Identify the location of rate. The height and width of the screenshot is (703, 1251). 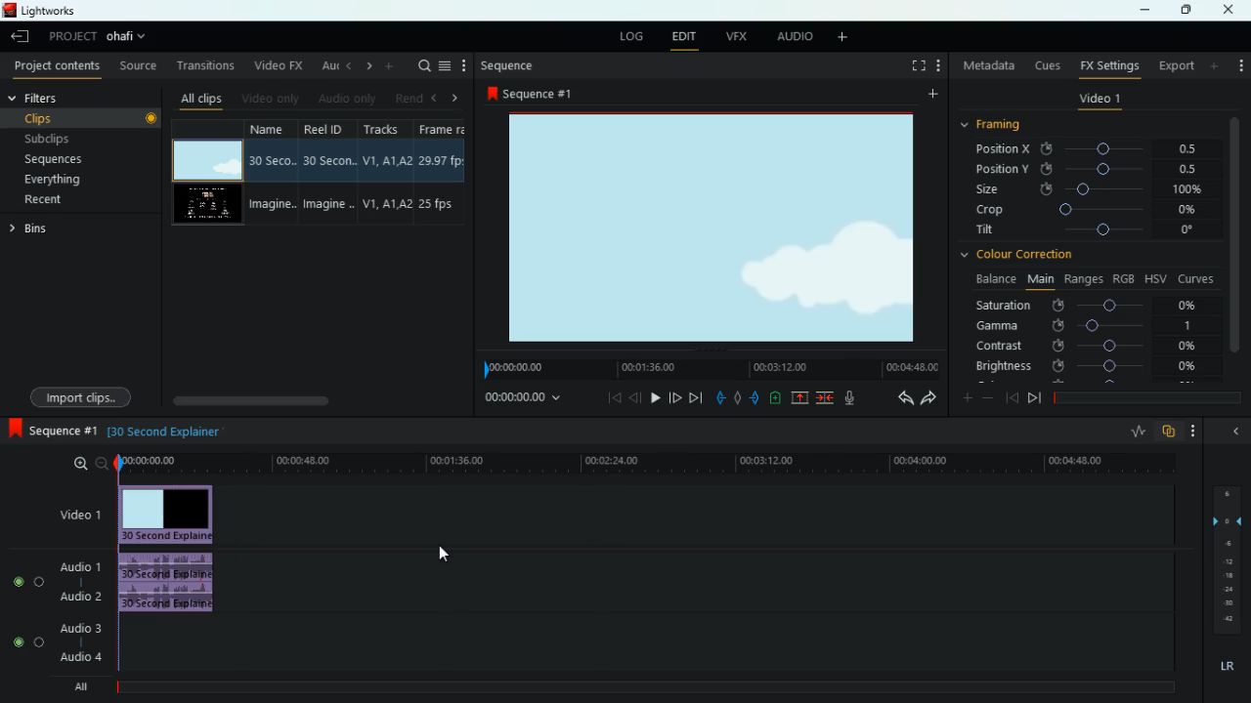
(1135, 434).